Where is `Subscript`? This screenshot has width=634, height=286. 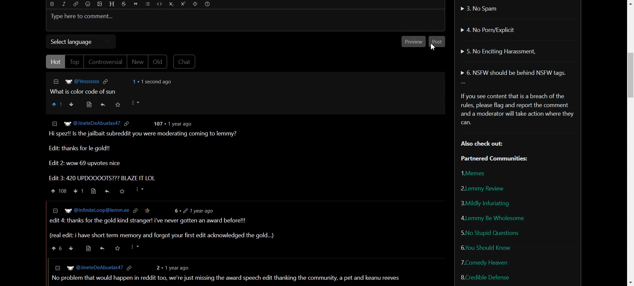 Subscript is located at coordinates (171, 4).